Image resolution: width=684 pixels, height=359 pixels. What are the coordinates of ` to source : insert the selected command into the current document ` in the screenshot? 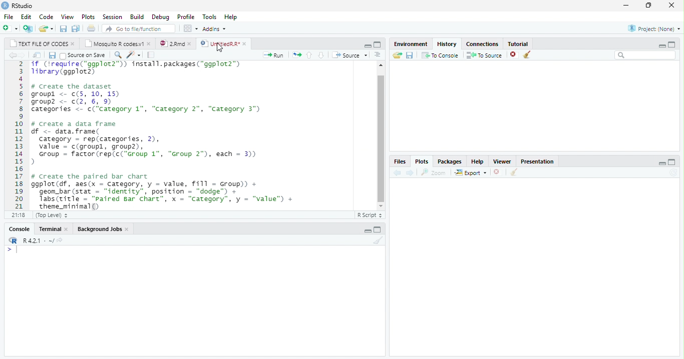 It's located at (483, 55).